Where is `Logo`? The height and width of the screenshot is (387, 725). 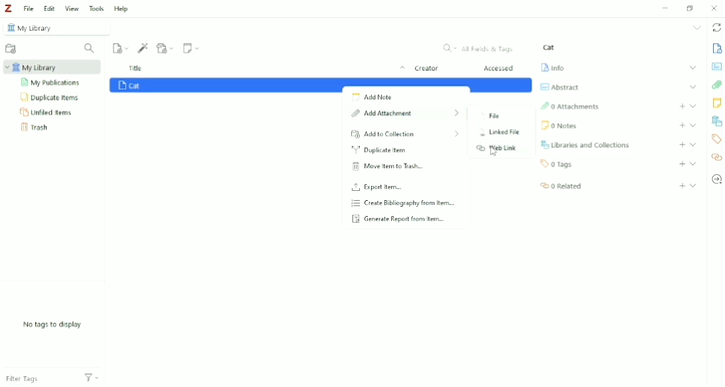 Logo is located at coordinates (8, 8).